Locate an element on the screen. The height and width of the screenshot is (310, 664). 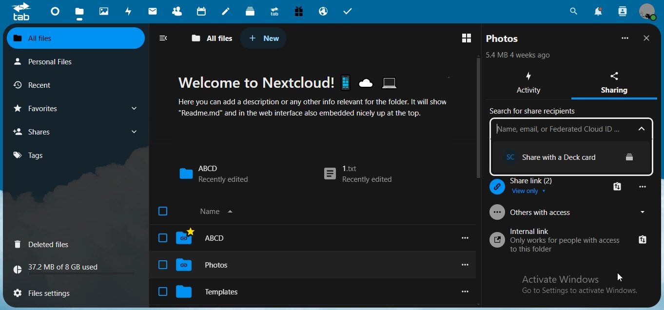
tasks is located at coordinates (349, 12).